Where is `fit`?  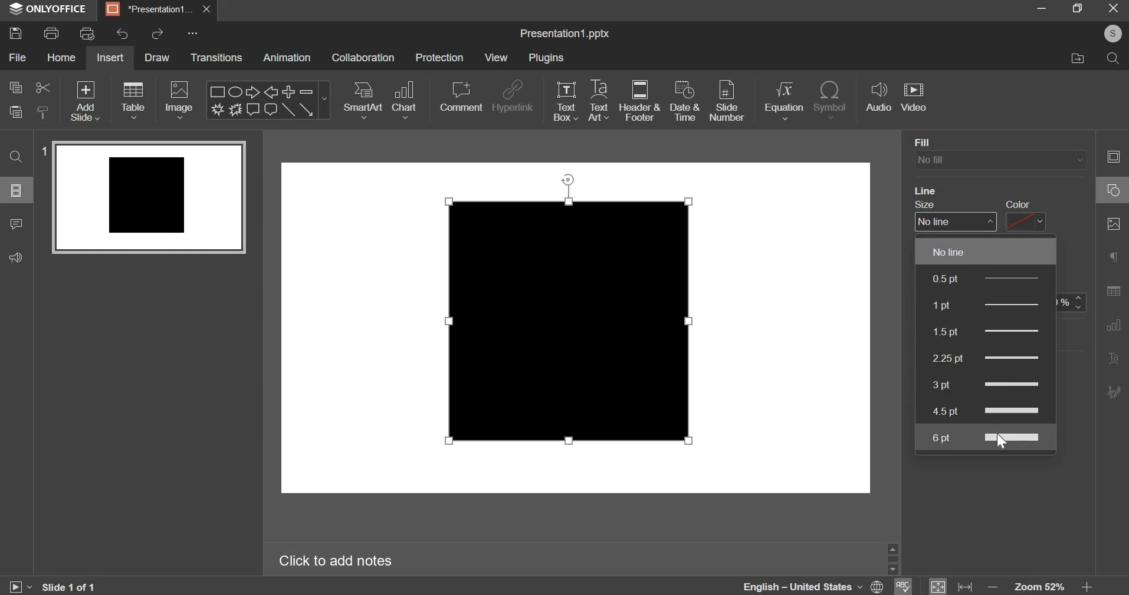
fit is located at coordinates (948, 584).